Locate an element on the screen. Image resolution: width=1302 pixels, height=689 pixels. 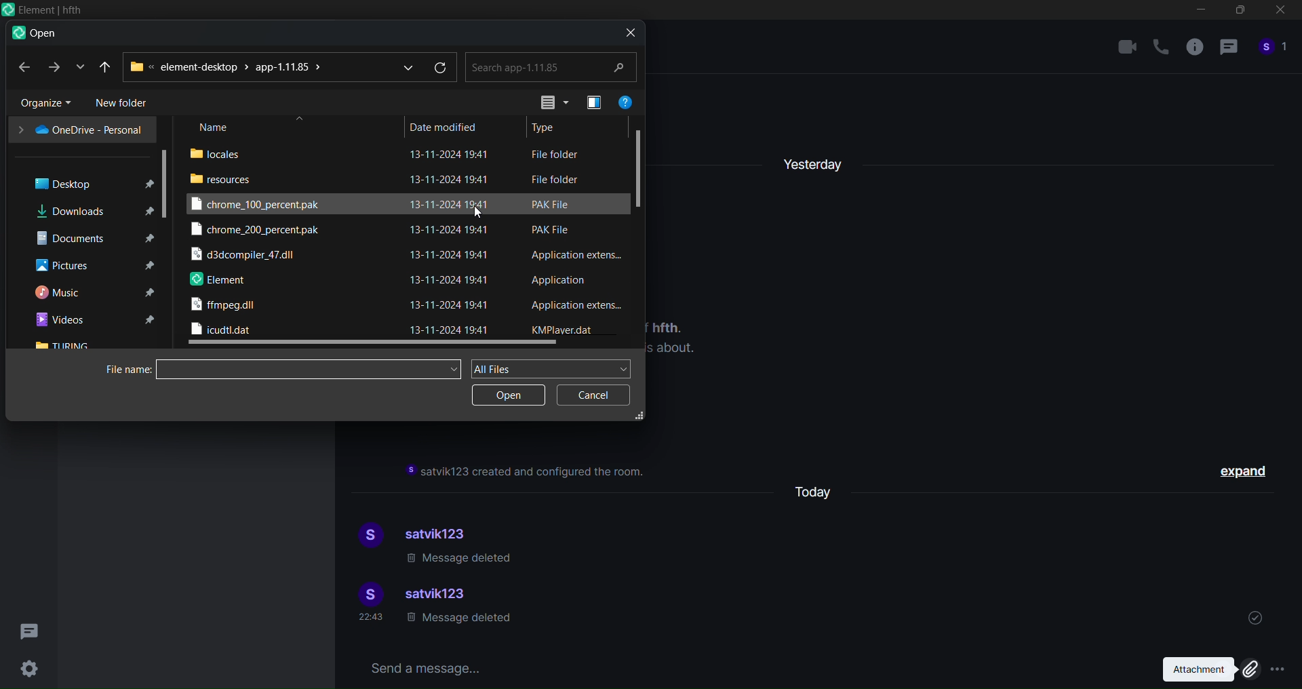
sent is located at coordinates (1255, 616).